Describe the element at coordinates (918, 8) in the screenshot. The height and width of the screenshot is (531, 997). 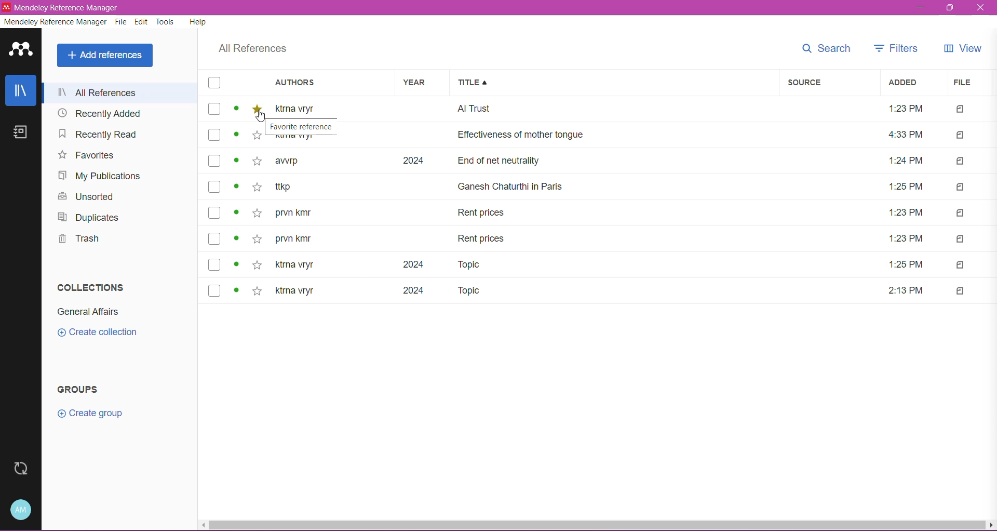
I see `Minimize` at that location.